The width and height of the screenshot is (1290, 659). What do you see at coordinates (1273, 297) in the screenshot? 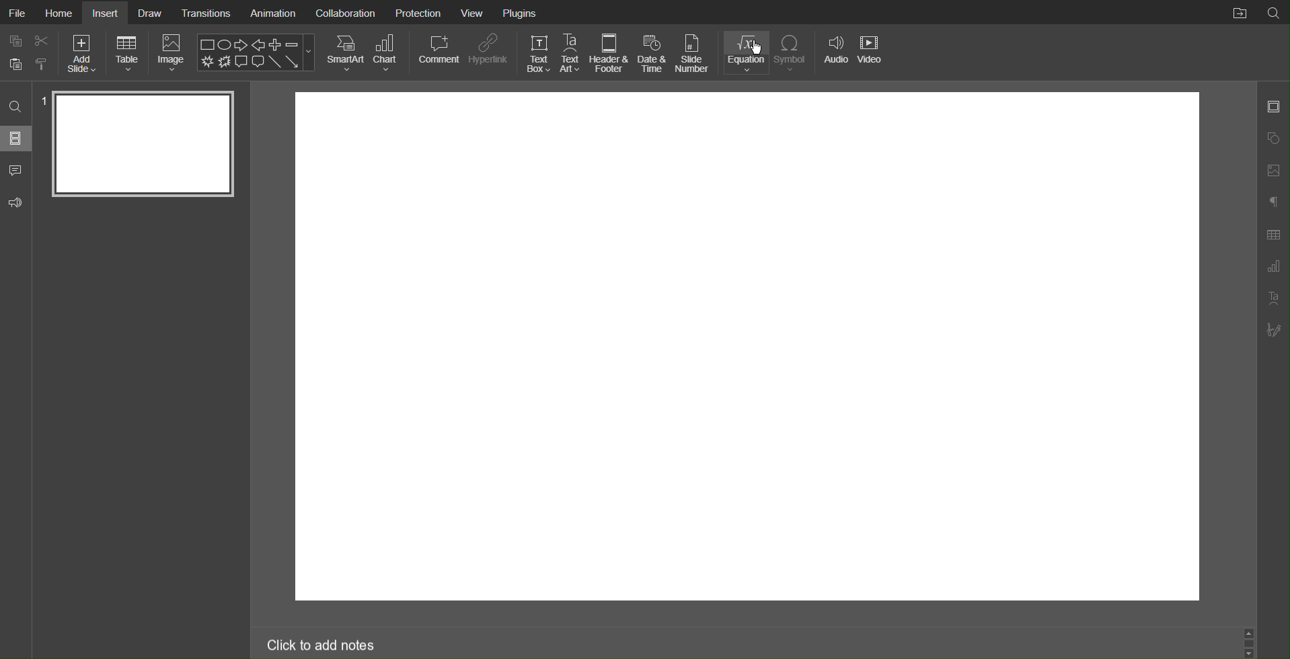
I see `TextArt` at bounding box center [1273, 297].